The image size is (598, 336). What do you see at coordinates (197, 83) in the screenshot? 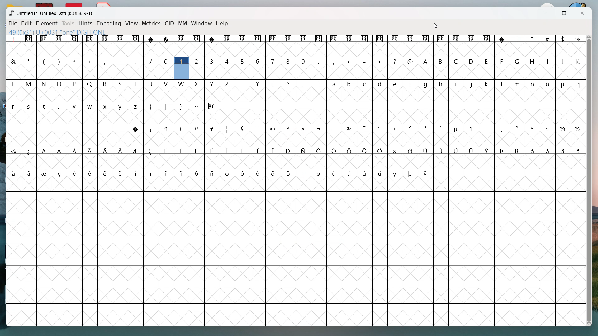
I see `X` at bounding box center [197, 83].